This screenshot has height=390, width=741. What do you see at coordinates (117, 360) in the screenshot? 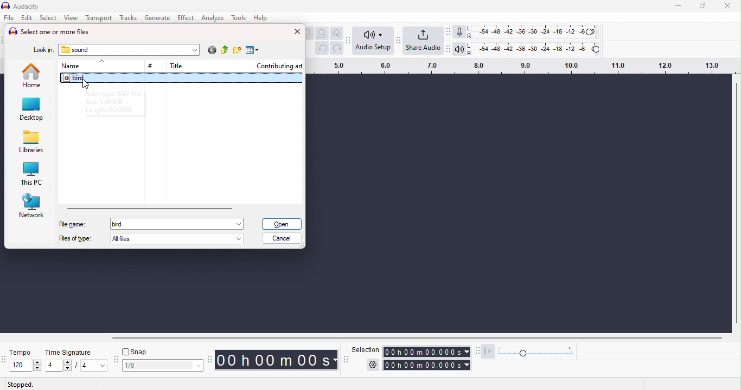
I see `snap tool bar` at bounding box center [117, 360].